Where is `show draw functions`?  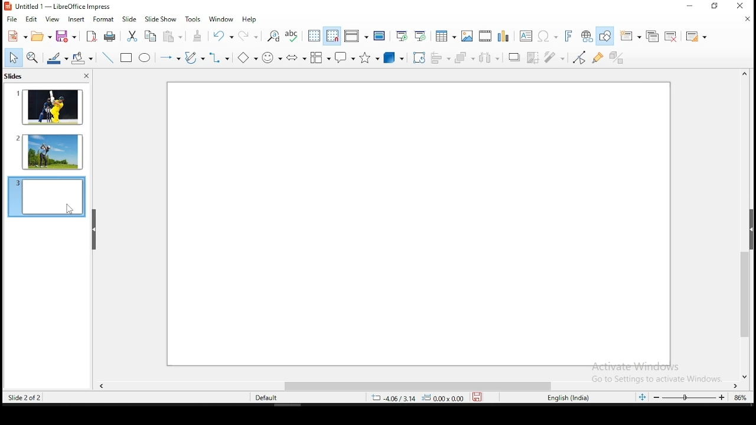
show draw functions is located at coordinates (605, 37).